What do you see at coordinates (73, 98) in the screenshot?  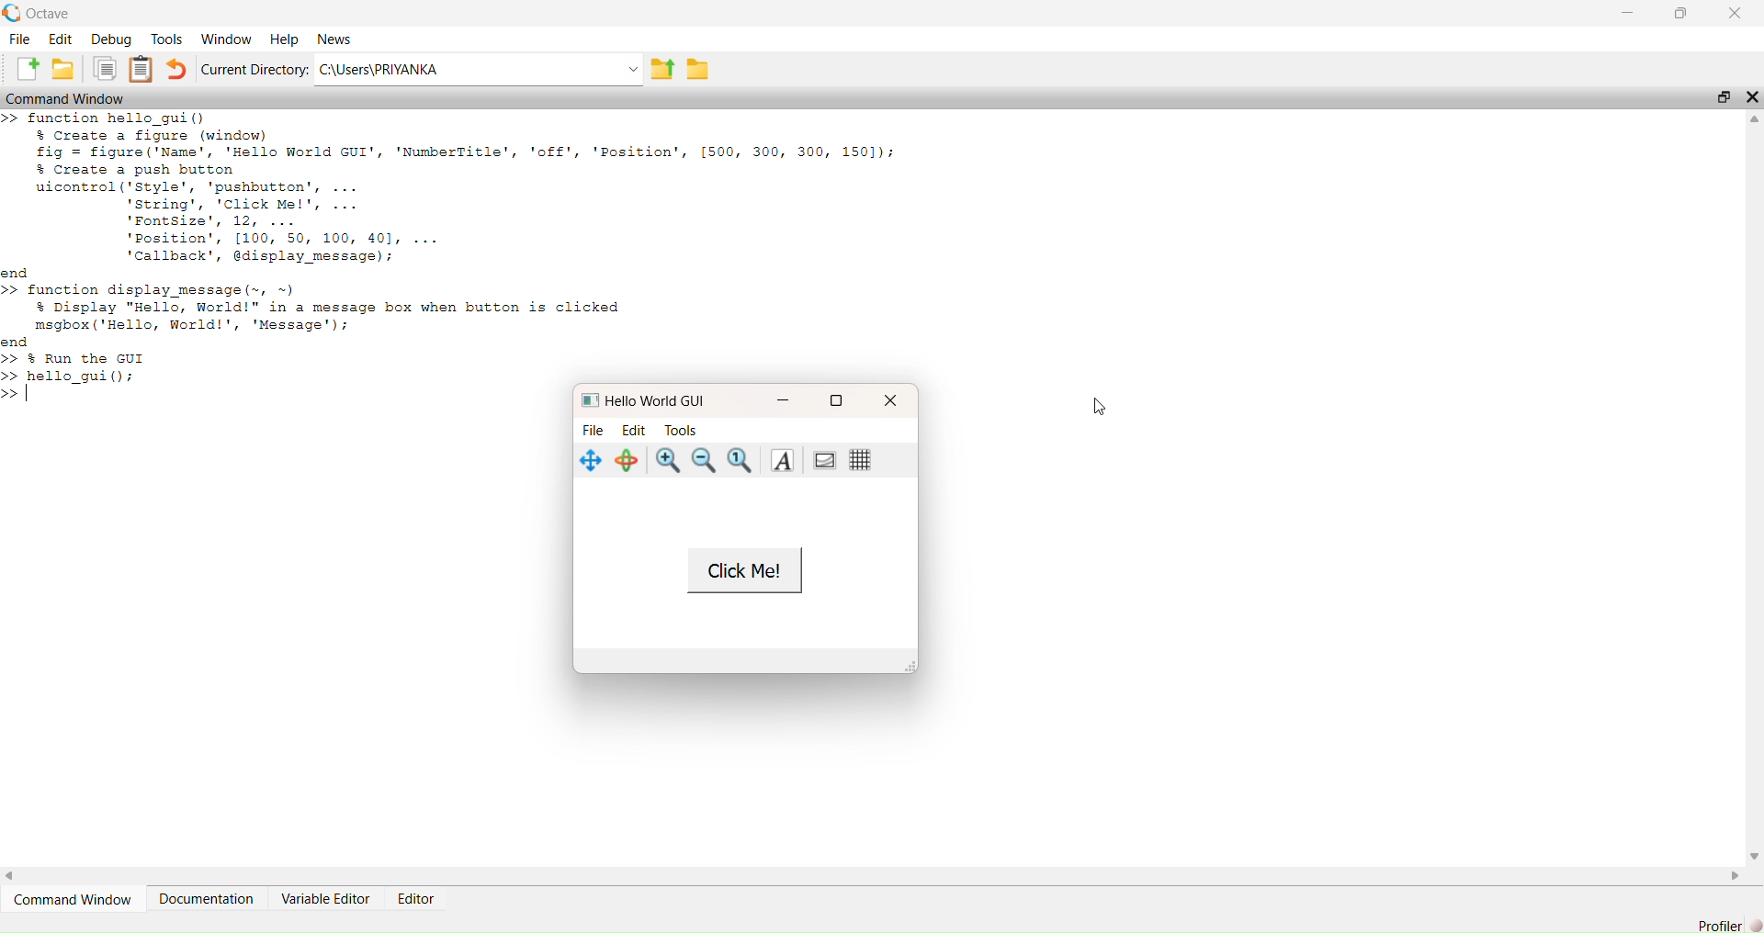 I see `Command Window` at bounding box center [73, 98].